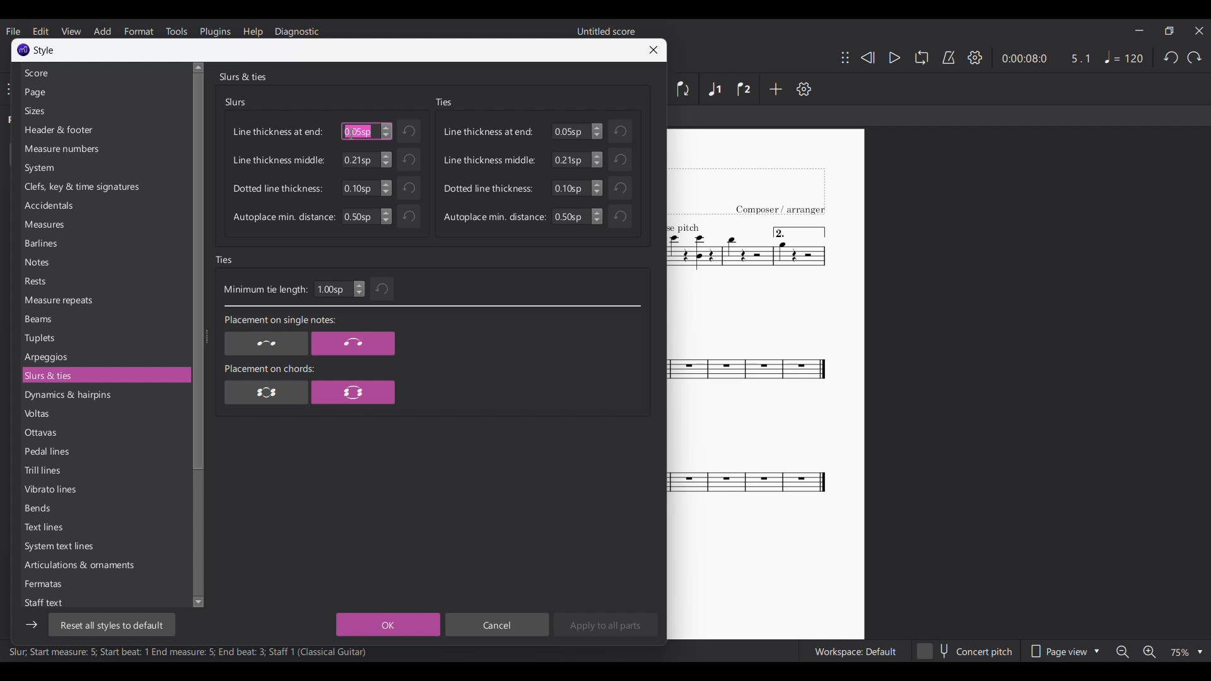 The width and height of the screenshot is (1211, 681). I want to click on Increase/Decrease line thickness middle, so click(386, 160).